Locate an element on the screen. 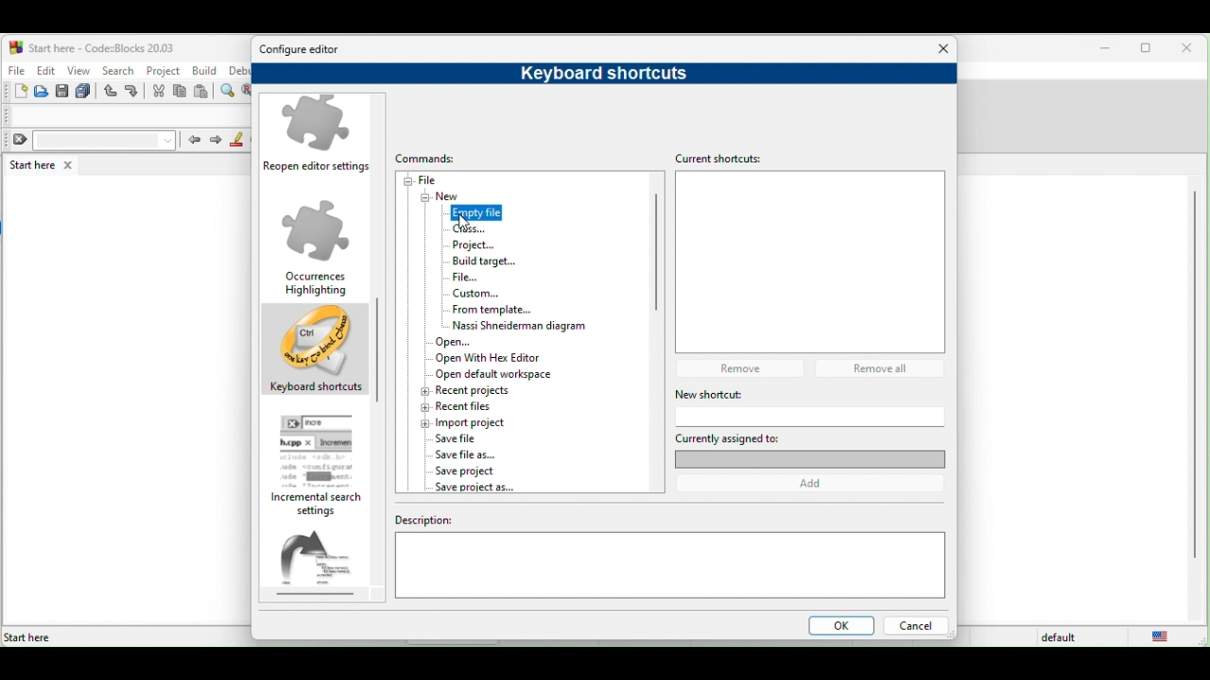  nassi shneiderman diagram is located at coordinates (514, 325).